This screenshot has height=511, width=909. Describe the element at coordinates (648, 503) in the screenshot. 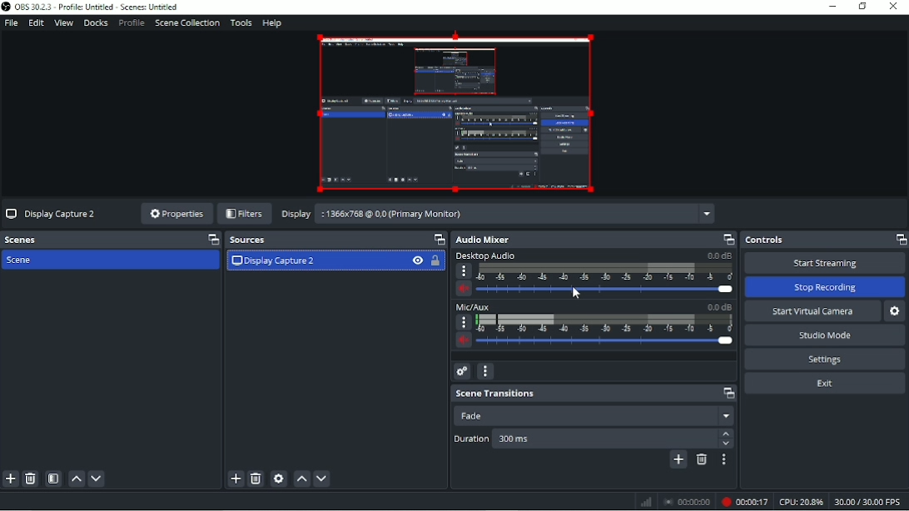

I see `Graph` at that location.